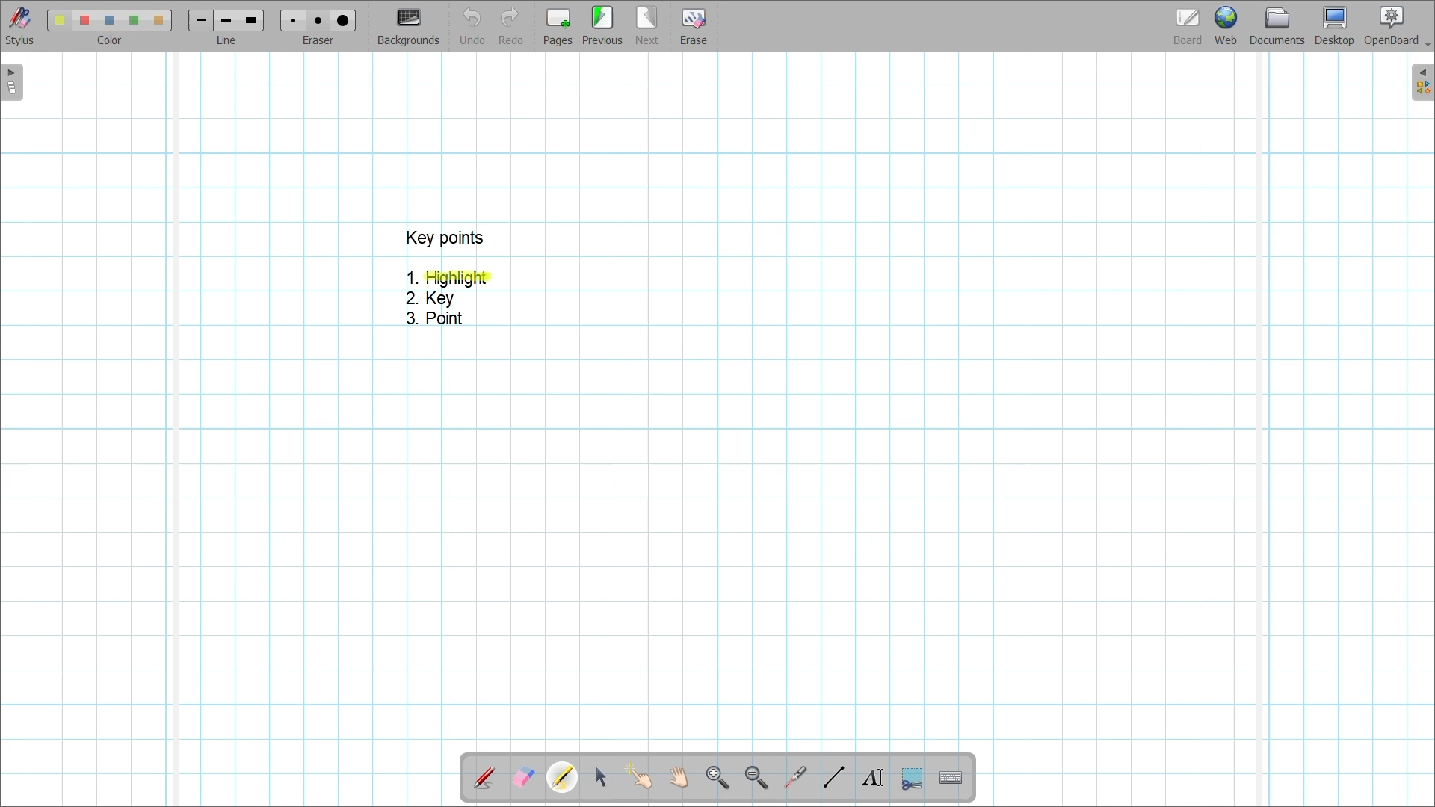 The height and width of the screenshot is (807, 1435). What do you see at coordinates (757, 779) in the screenshot?
I see `Zoom out` at bounding box center [757, 779].